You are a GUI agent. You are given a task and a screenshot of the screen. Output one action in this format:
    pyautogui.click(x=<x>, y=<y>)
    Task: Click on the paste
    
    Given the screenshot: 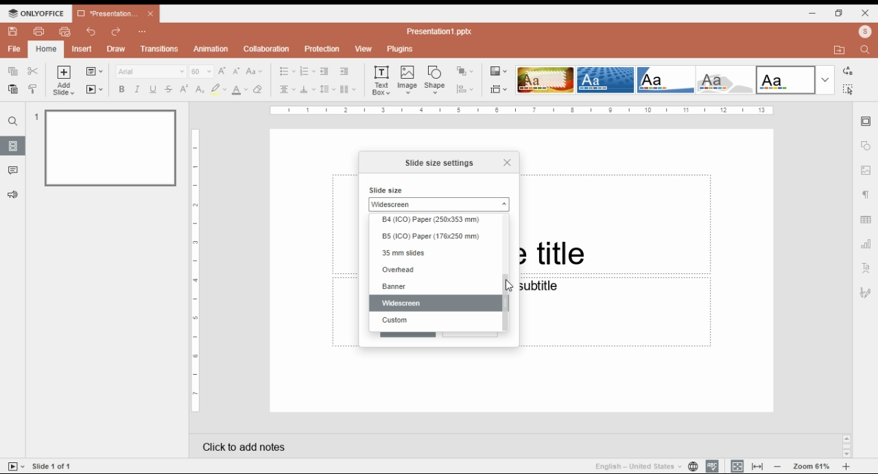 What is the action you would take?
    pyautogui.click(x=12, y=89)
    